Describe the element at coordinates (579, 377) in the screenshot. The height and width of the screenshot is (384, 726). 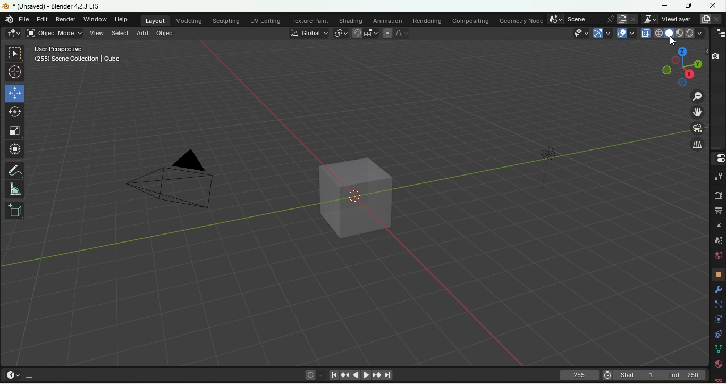
I see `Current frame` at that location.